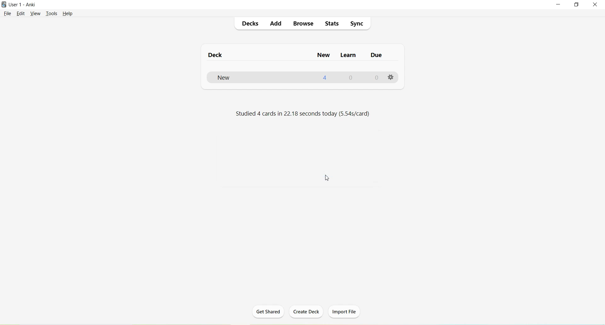 This screenshot has height=325, width=605. What do you see at coordinates (20, 14) in the screenshot?
I see `Edit` at bounding box center [20, 14].